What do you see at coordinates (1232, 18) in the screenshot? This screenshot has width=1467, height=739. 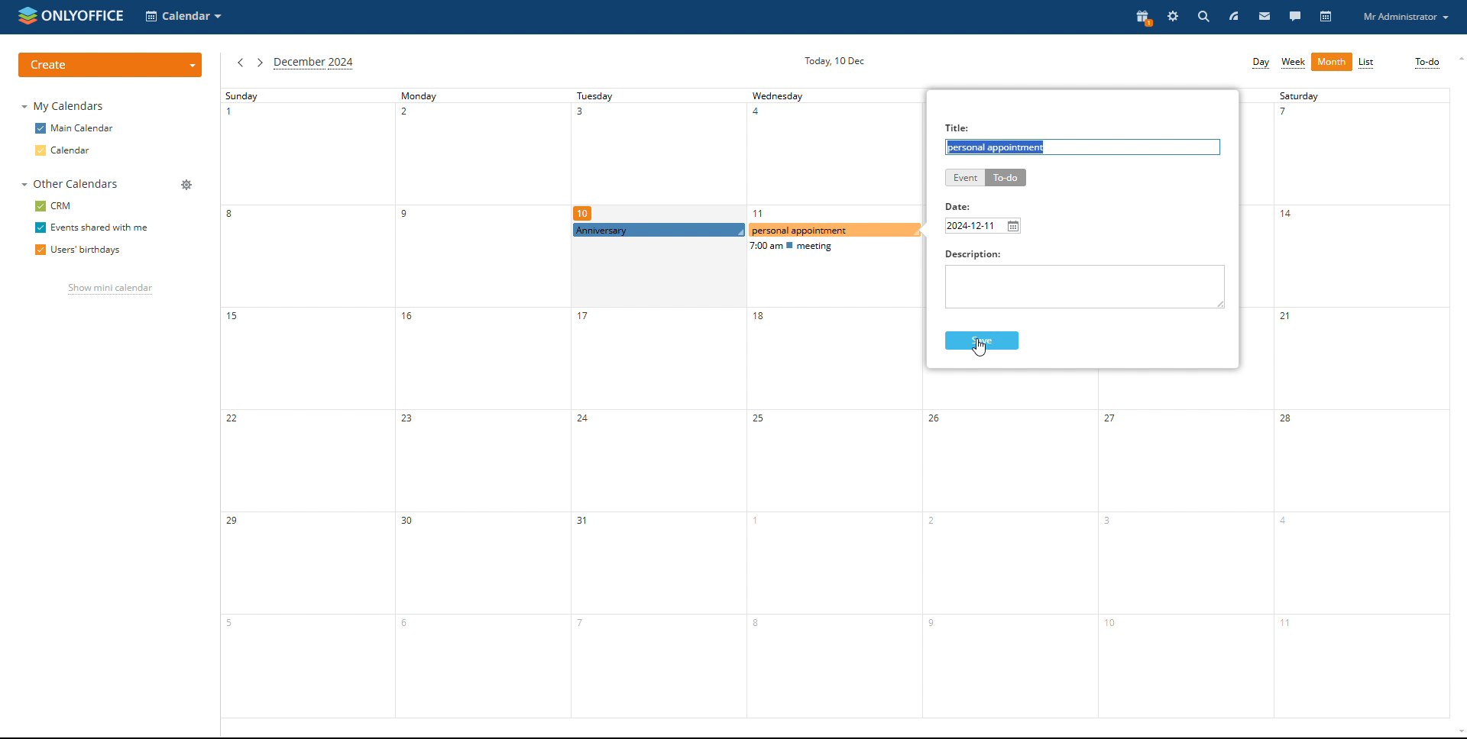 I see `feed` at bounding box center [1232, 18].